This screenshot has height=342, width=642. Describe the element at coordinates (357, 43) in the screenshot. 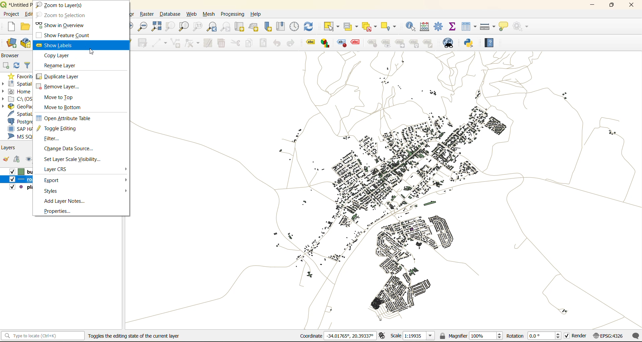

I see `toggle display of unplaced labels` at that location.